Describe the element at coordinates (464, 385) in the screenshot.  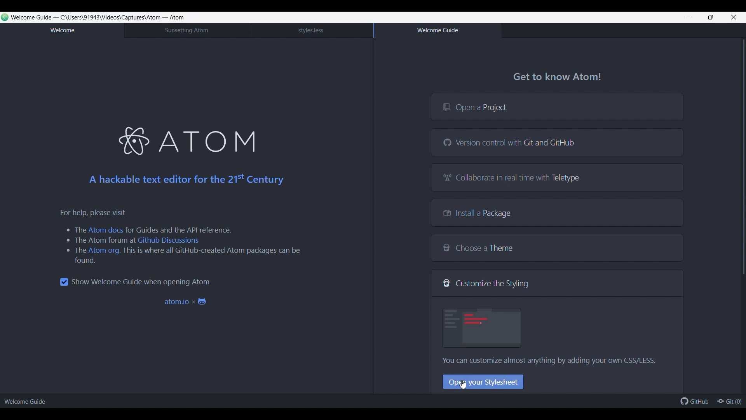
I see `cursor` at that location.